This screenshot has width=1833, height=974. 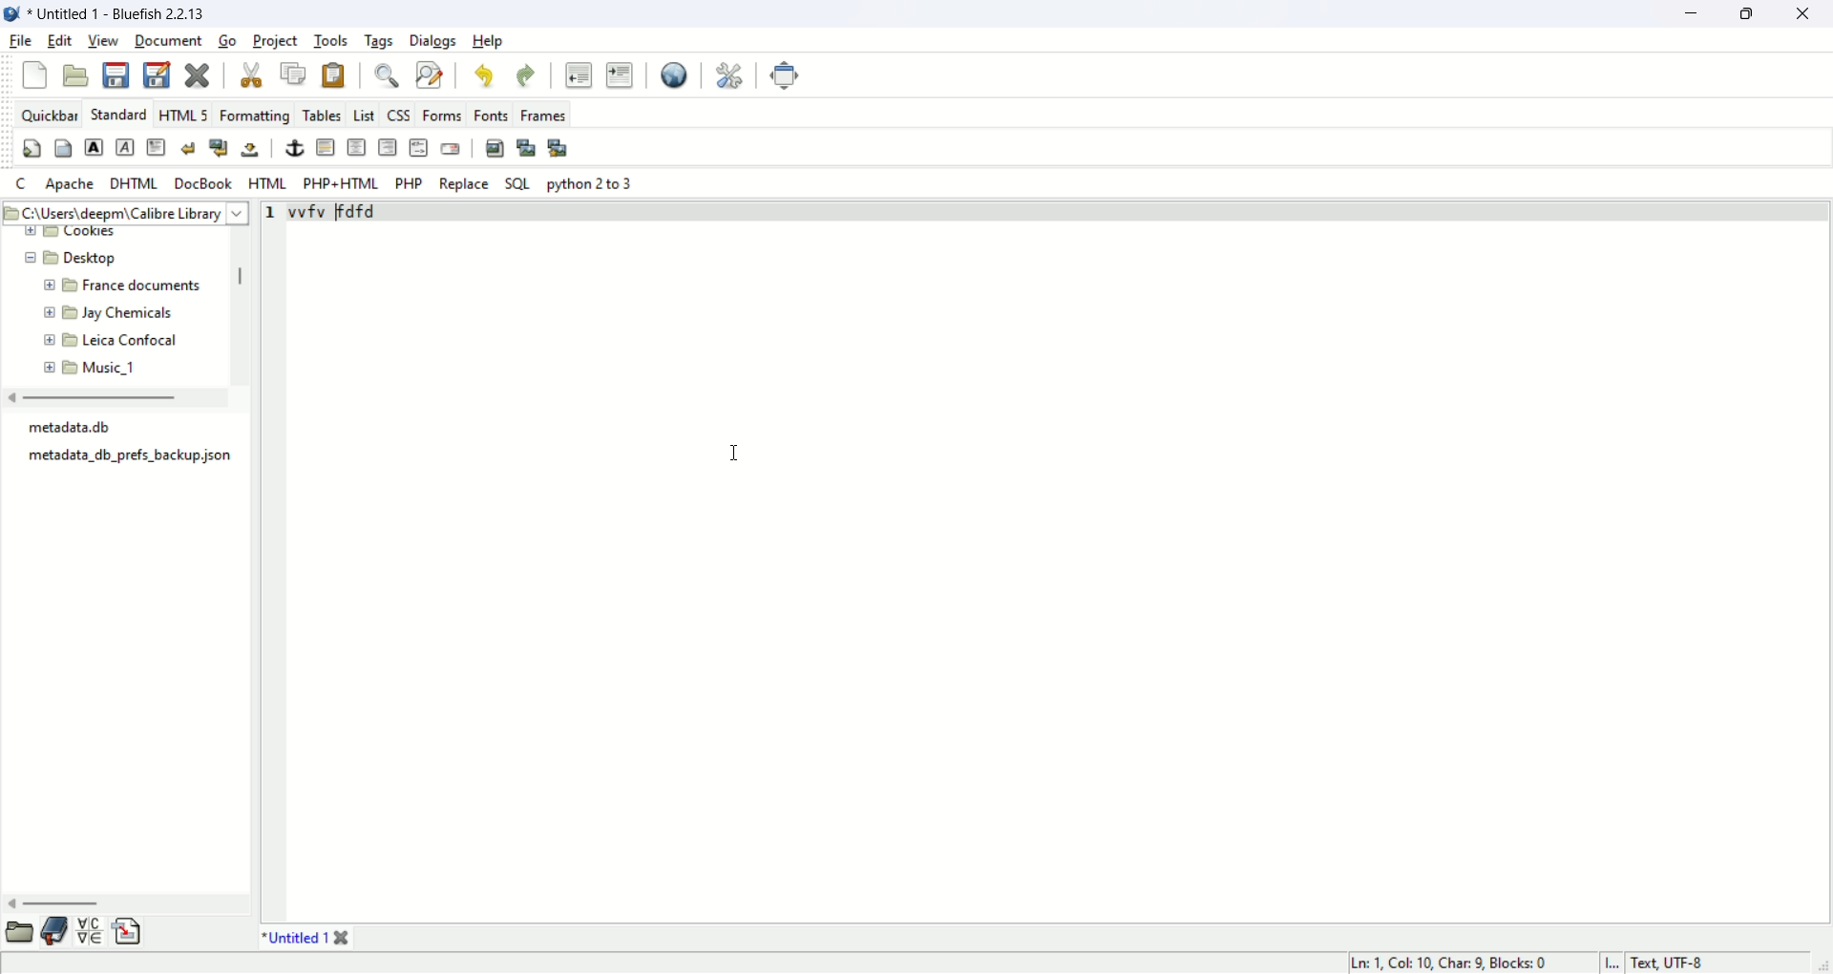 What do you see at coordinates (330, 42) in the screenshot?
I see `tools` at bounding box center [330, 42].